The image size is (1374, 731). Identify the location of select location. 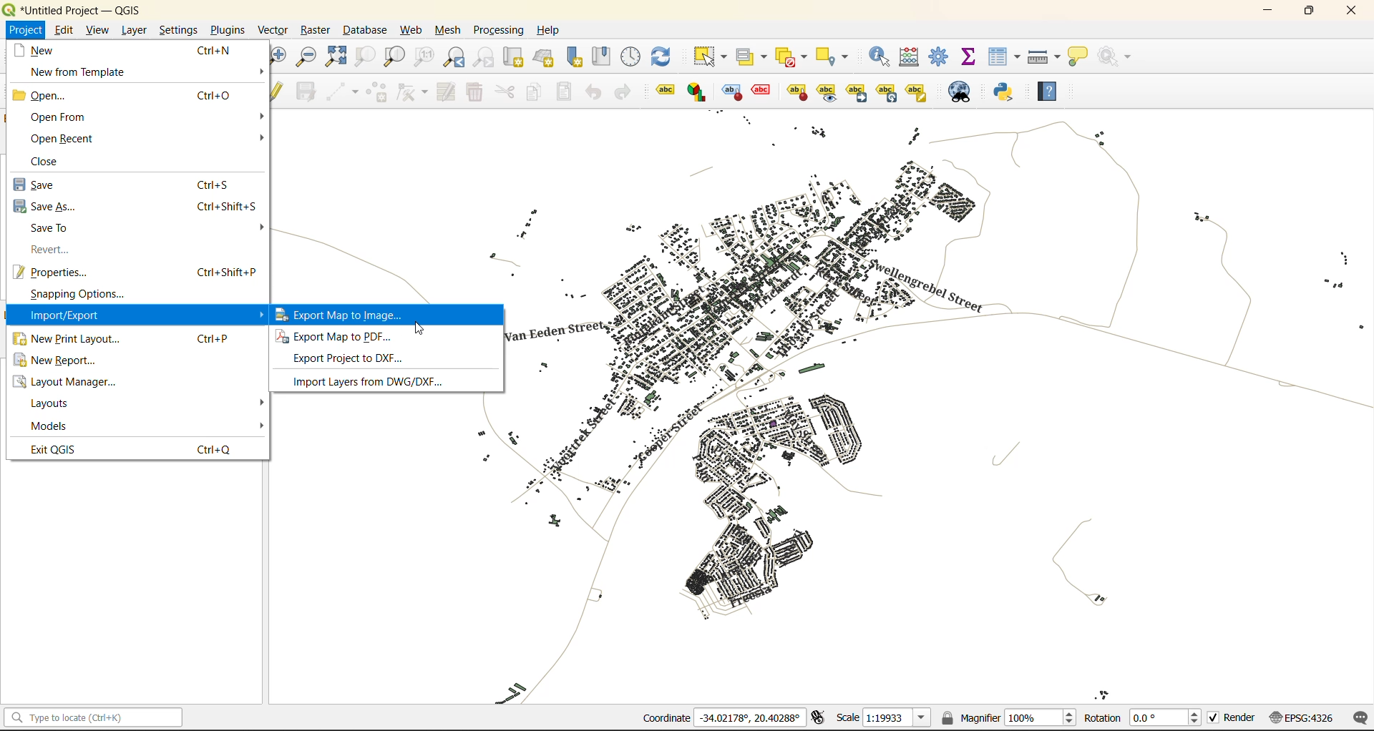
(837, 56).